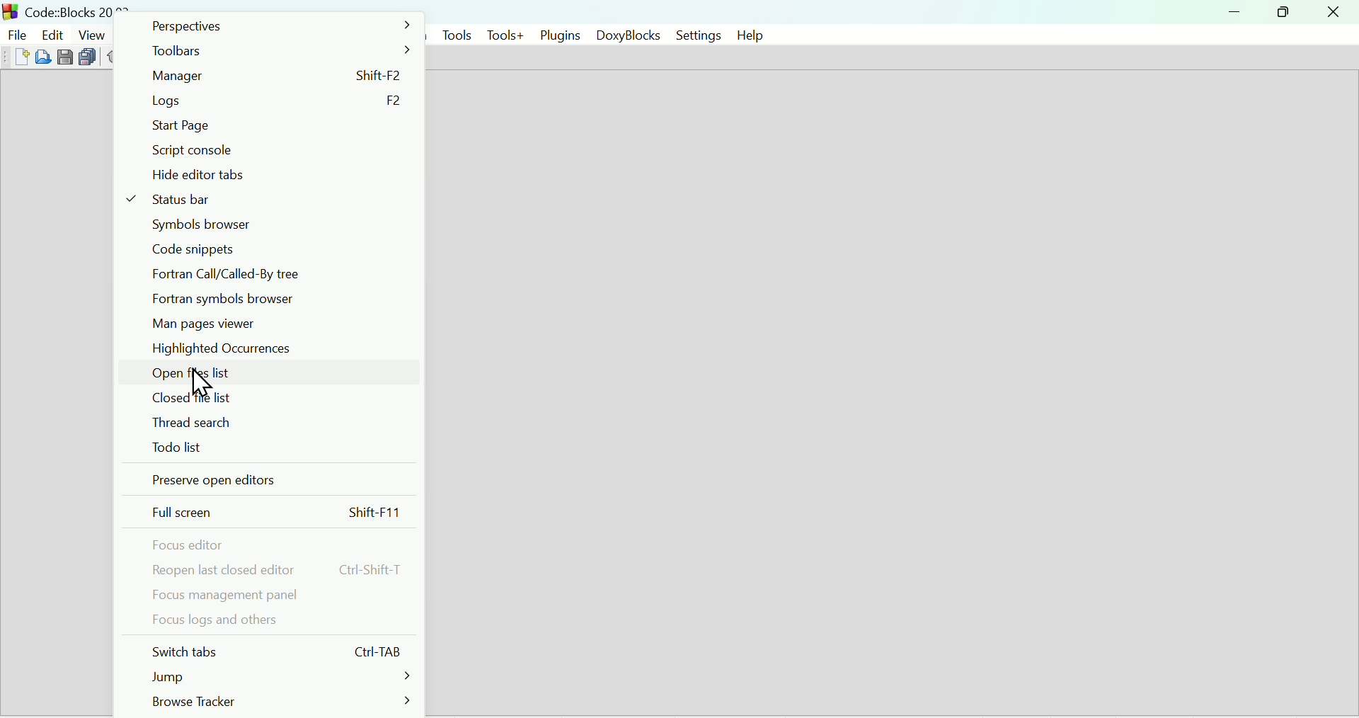 This screenshot has width=1359, height=718. What do you see at coordinates (278, 675) in the screenshot?
I see `Jump` at bounding box center [278, 675].